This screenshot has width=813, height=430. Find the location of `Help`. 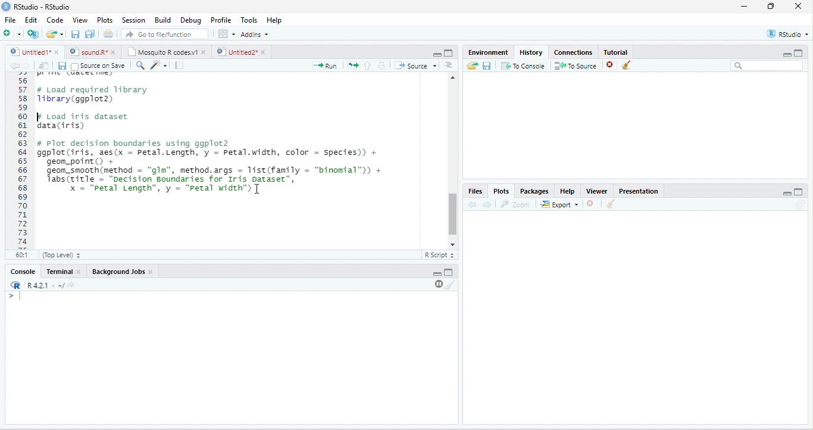

Help is located at coordinates (276, 21).